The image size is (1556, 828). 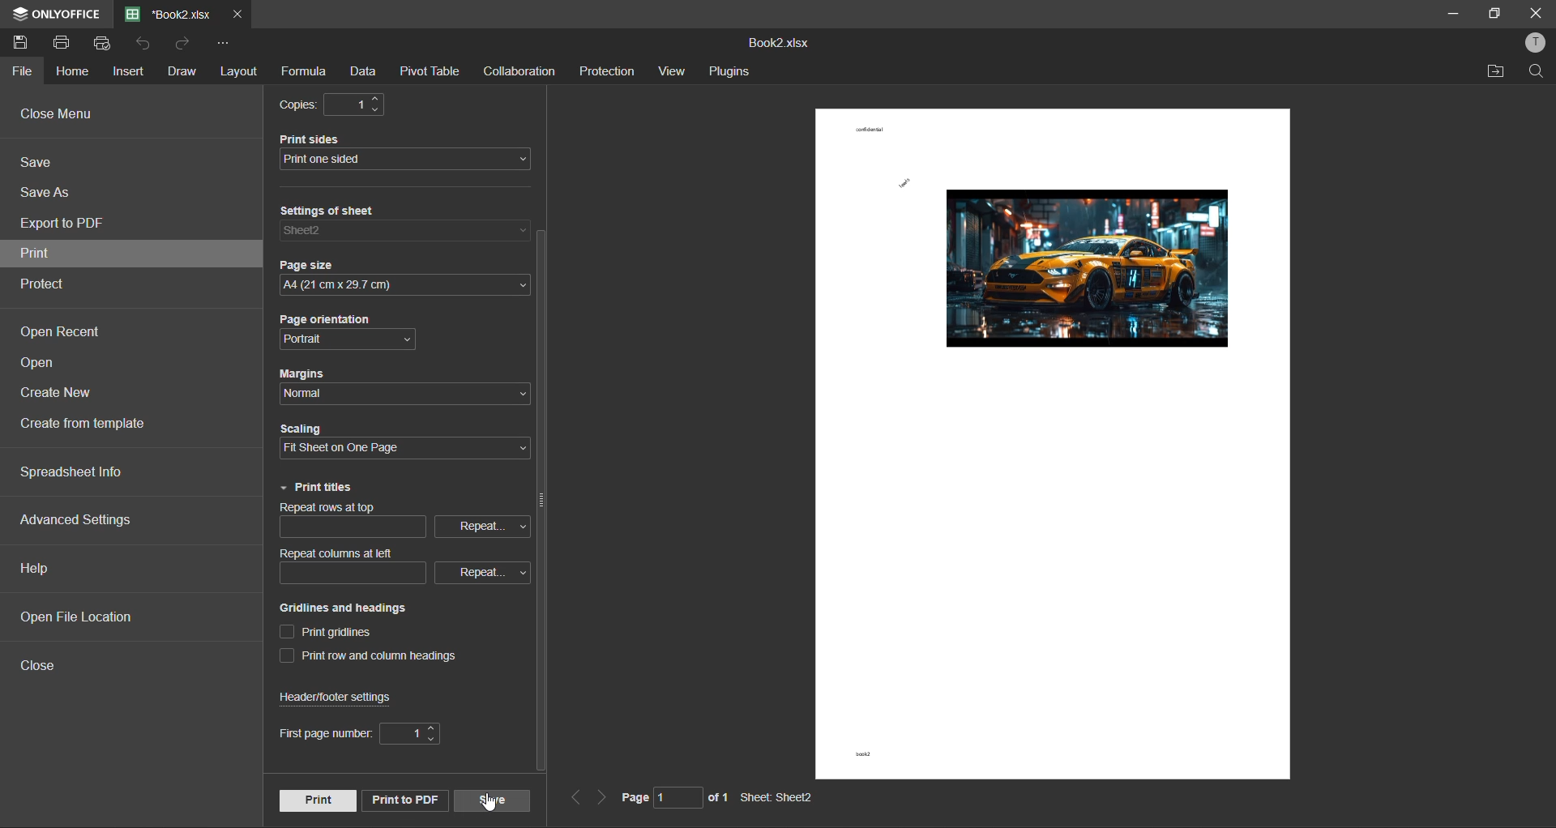 I want to click on view, so click(x=673, y=70).